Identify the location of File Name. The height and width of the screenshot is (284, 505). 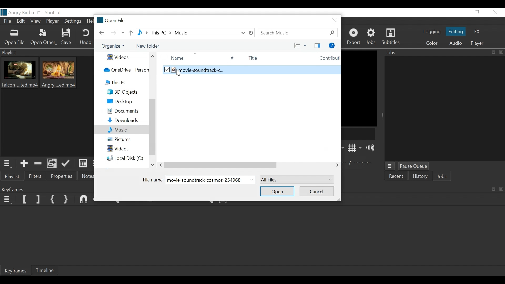
(21, 12).